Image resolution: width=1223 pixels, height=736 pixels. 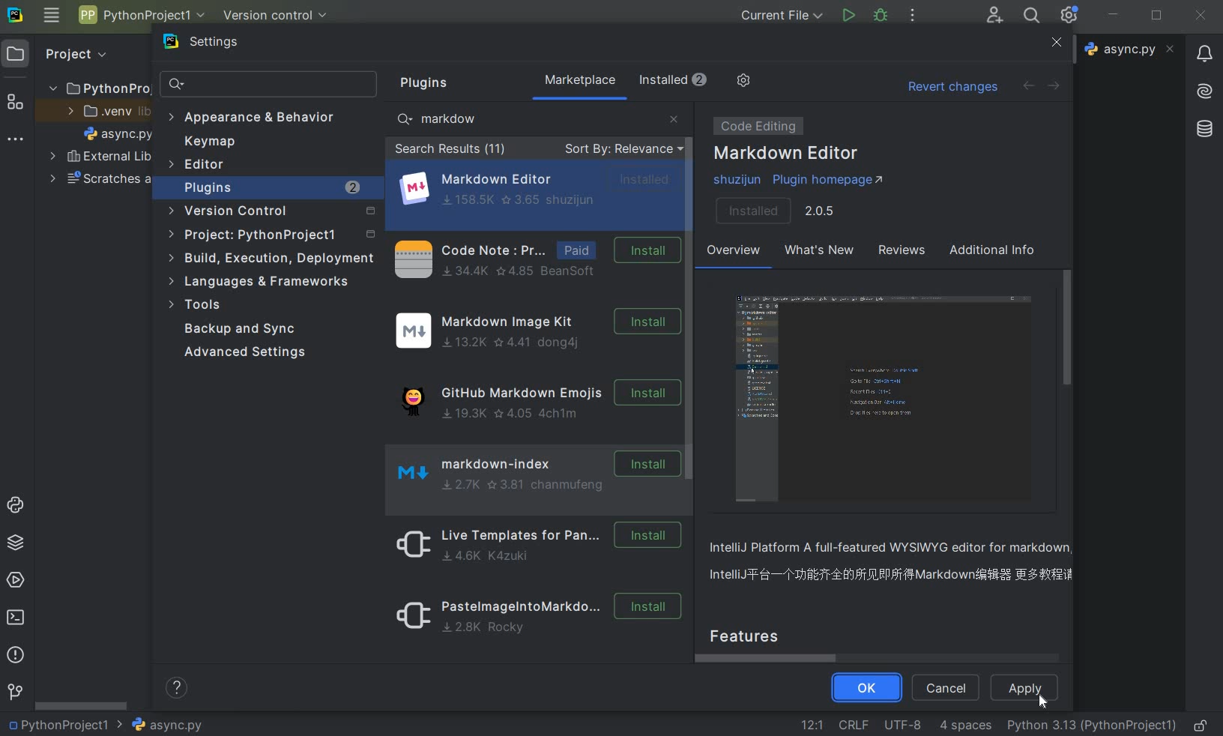 What do you see at coordinates (818, 253) in the screenshot?
I see `what's new` at bounding box center [818, 253].